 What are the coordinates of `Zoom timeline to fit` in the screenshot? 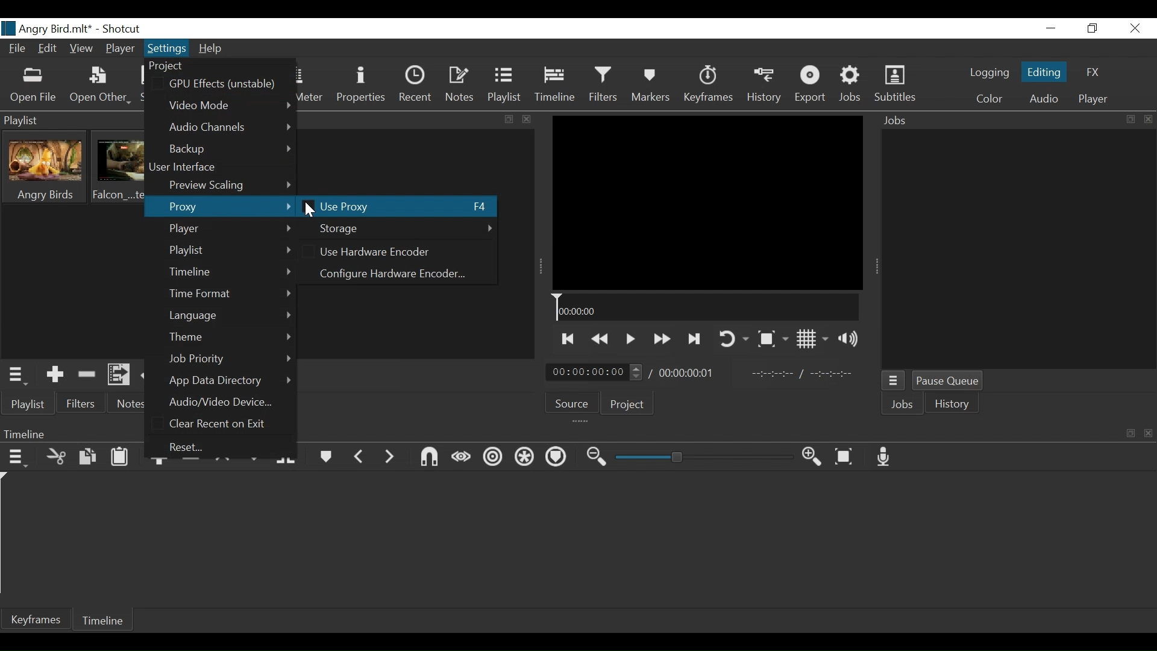 It's located at (845, 456).